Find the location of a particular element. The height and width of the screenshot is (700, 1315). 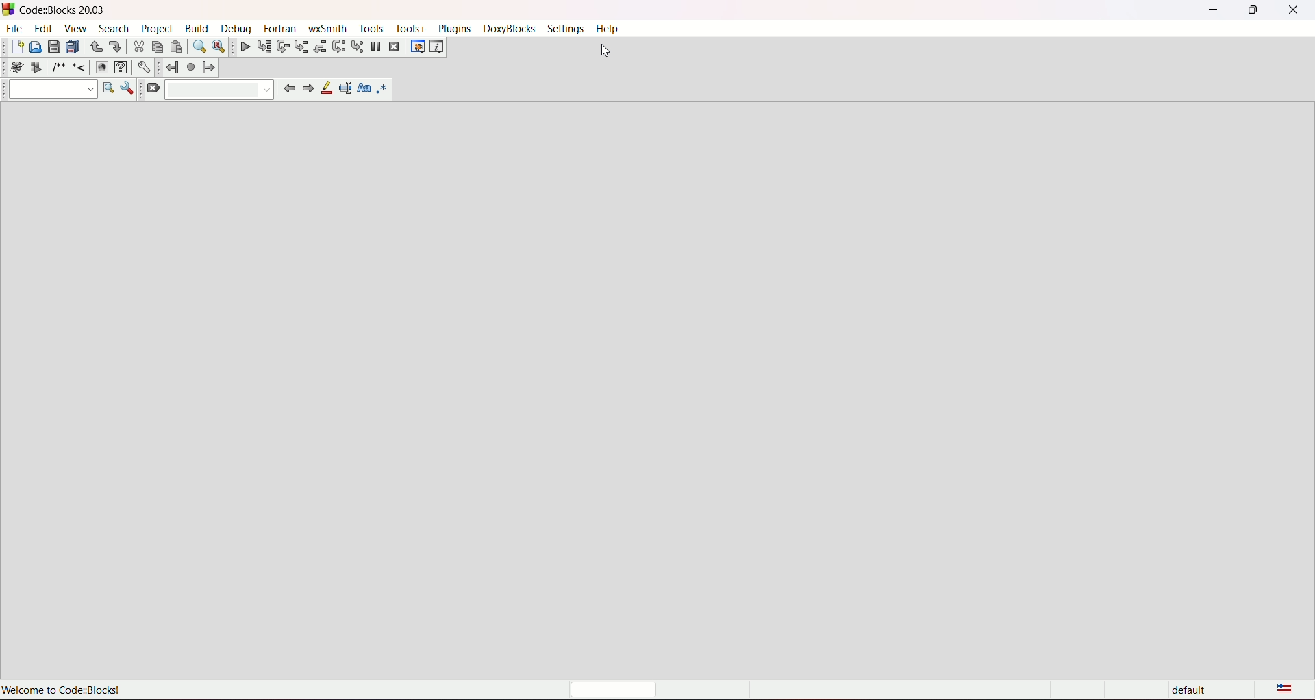

use regex is located at coordinates (381, 90).